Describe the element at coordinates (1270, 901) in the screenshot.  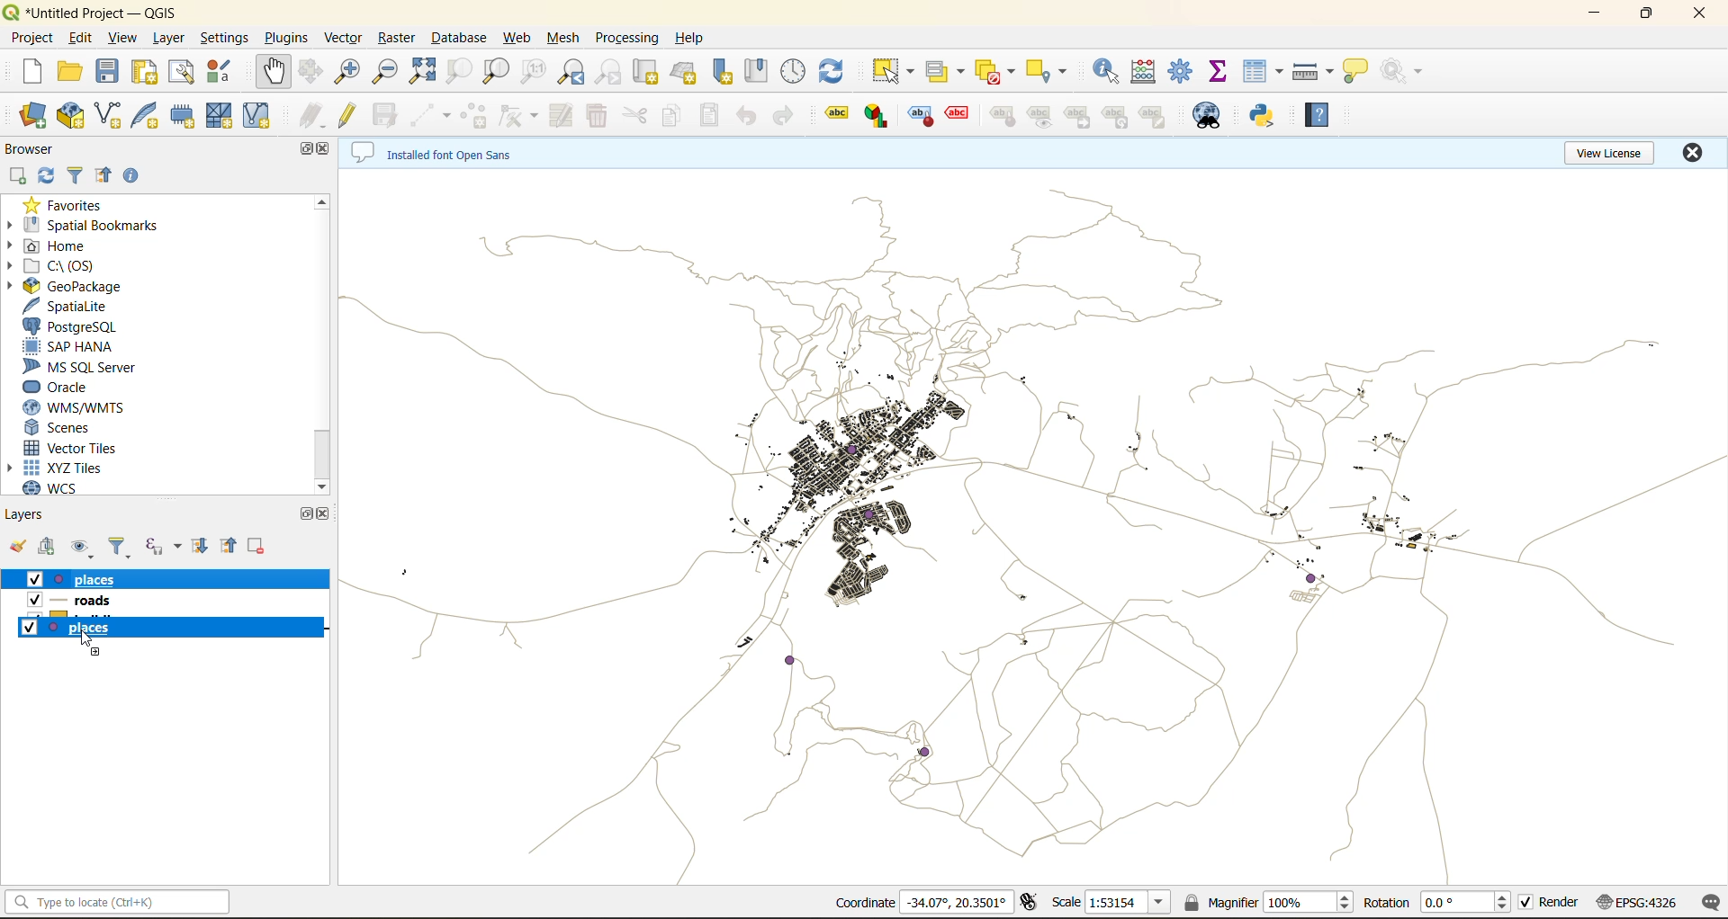
I see `magnifier` at that location.